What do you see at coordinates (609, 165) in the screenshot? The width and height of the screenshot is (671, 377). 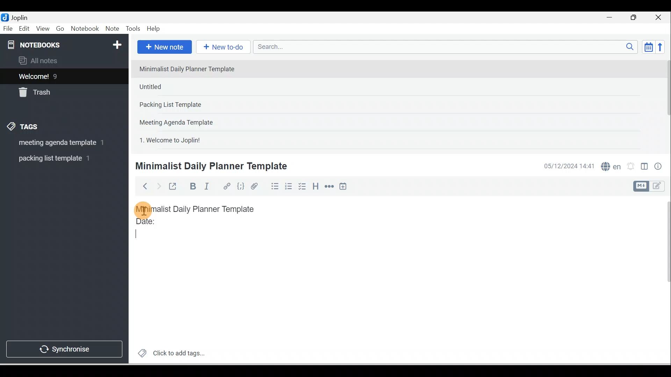 I see `Spelling` at bounding box center [609, 165].